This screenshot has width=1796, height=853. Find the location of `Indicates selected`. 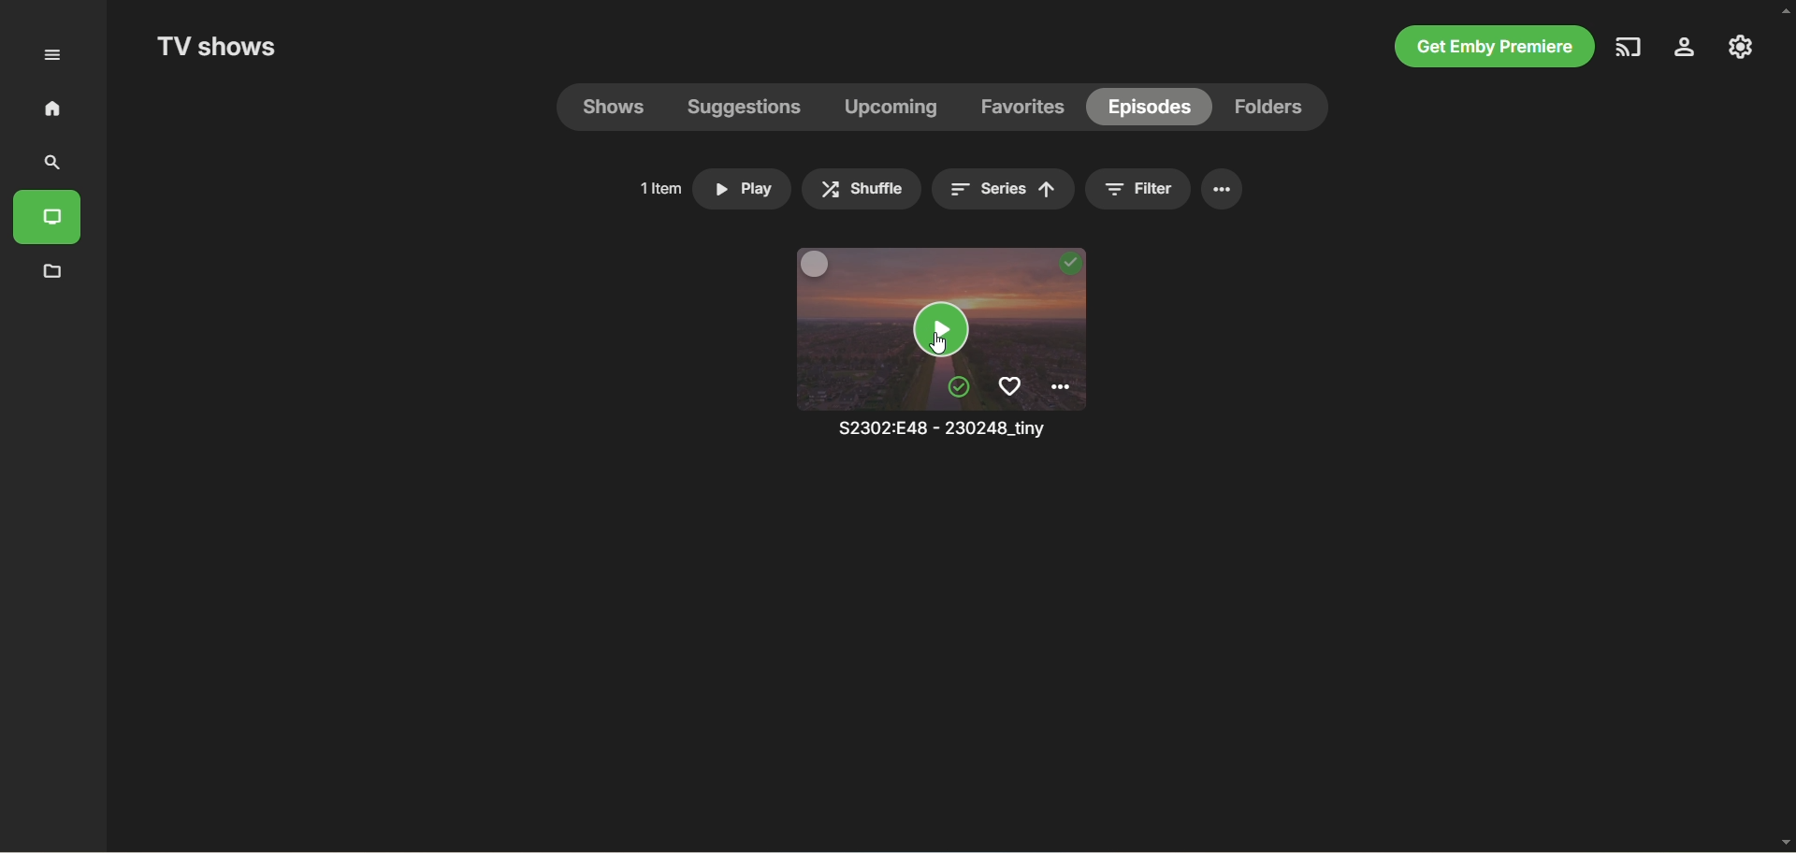

Indicates selected is located at coordinates (1070, 264).